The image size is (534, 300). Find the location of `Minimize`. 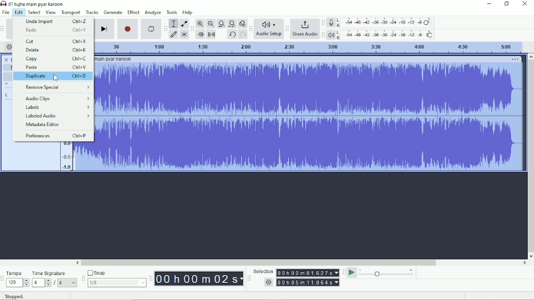

Minimize is located at coordinates (488, 4).